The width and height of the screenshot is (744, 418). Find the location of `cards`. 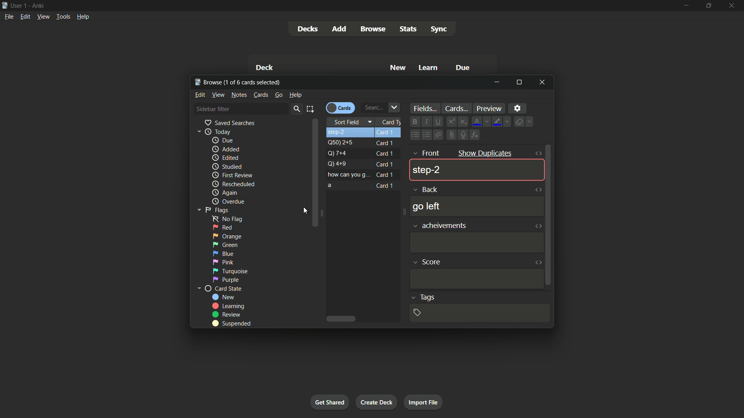

cards is located at coordinates (456, 108).